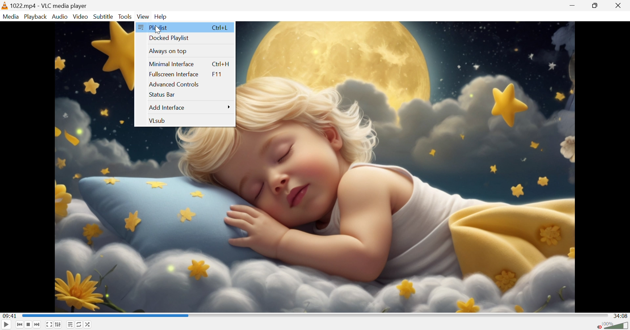 The width and height of the screenshot is (630, 330). What do you see at coordinates (29, 325) in the screenshot?
I see `Stop playback` at bounding box center [29, 325].